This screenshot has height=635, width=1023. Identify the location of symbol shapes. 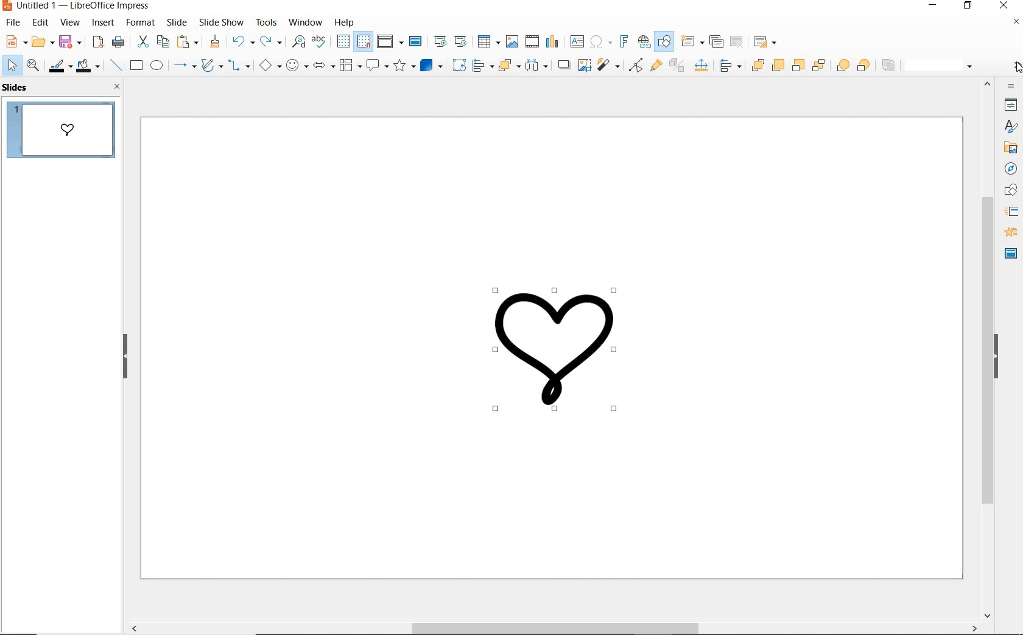
(297, 66).